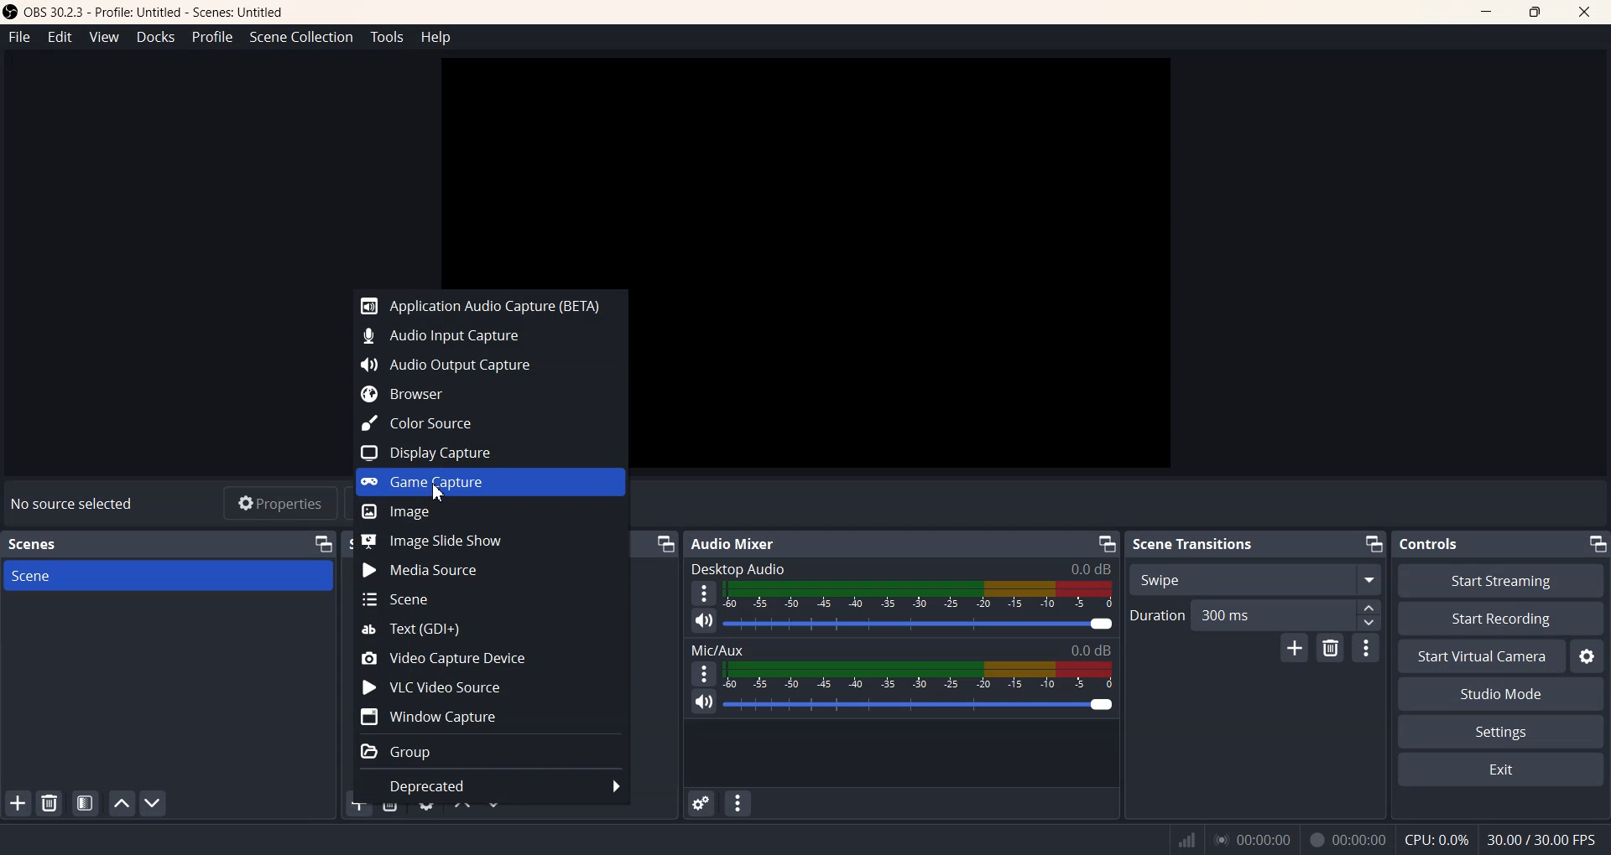 Image resolution: width=1611 pixels, height=855 pixels. What do you see at coordinates (705, 673) in the screenshot?
I see `More` at bounding box center [705, 673].